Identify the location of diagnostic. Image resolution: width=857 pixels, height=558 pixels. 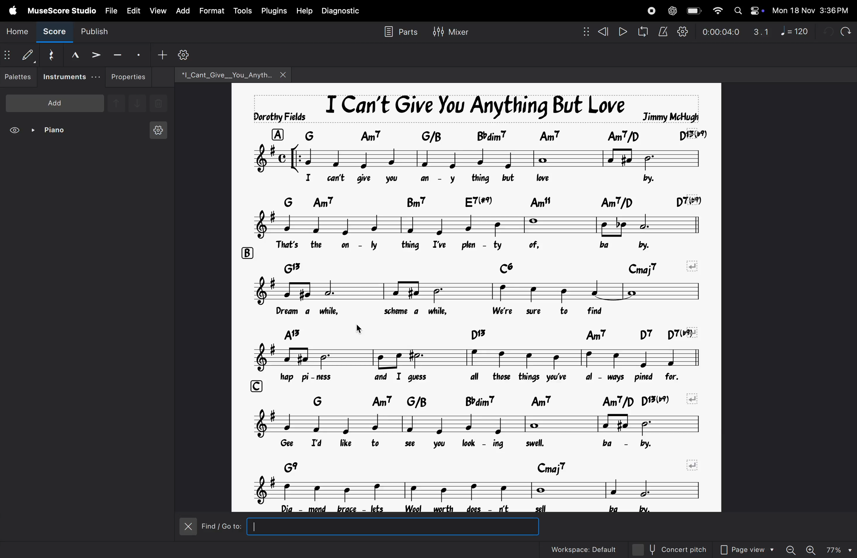
(343, 11).